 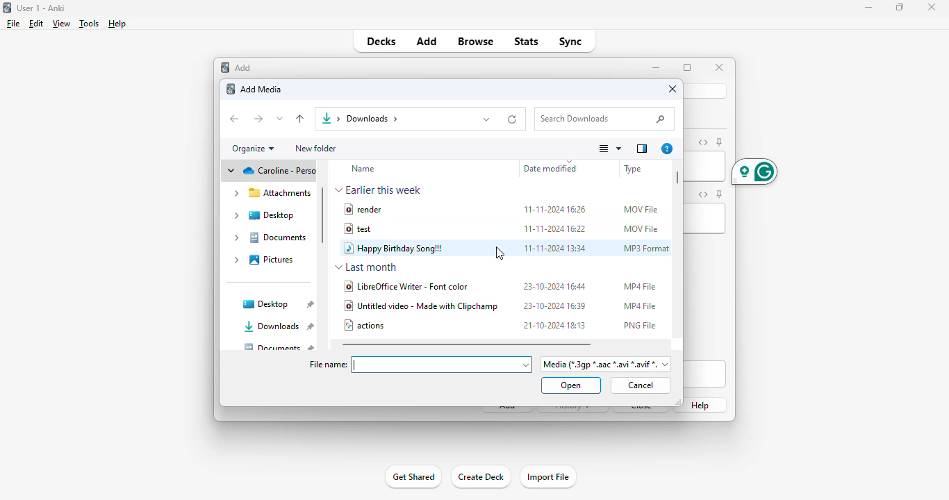 What do you see at coordinates (556, 248) in the screenshot?
I see `11-11-2024` at bounding box center [556, 248].